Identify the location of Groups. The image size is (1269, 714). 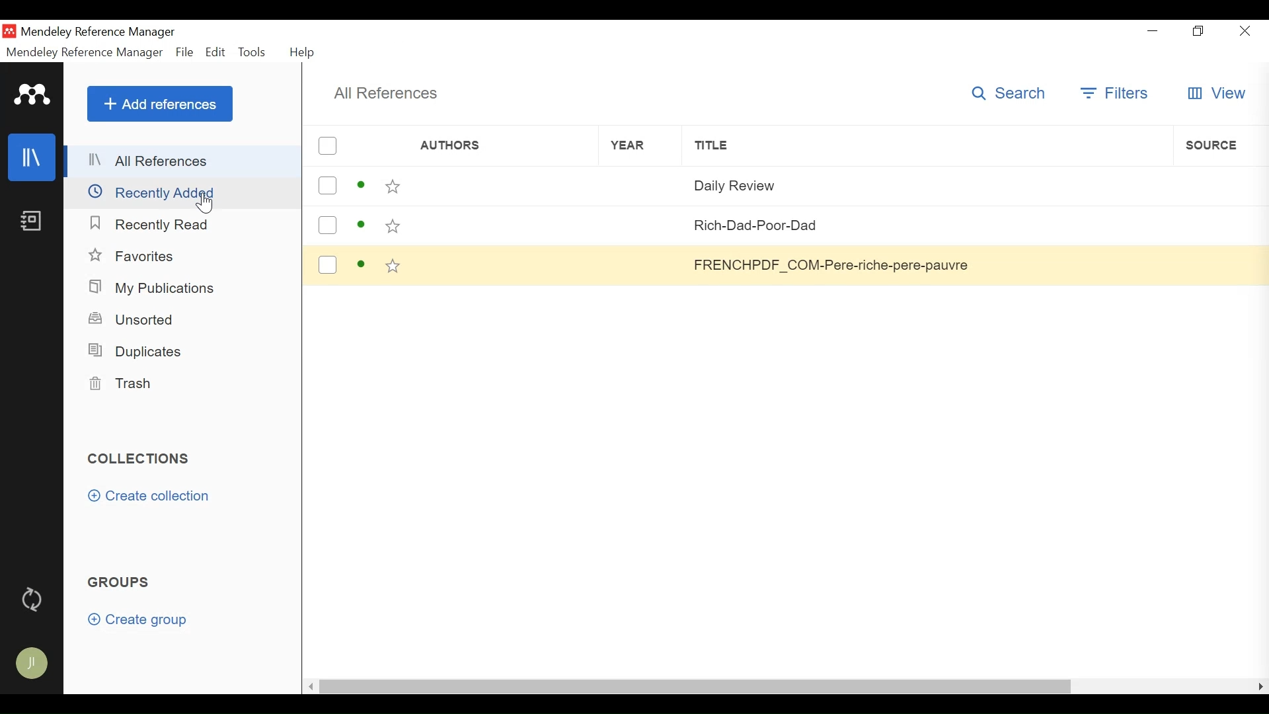
(125, 582).